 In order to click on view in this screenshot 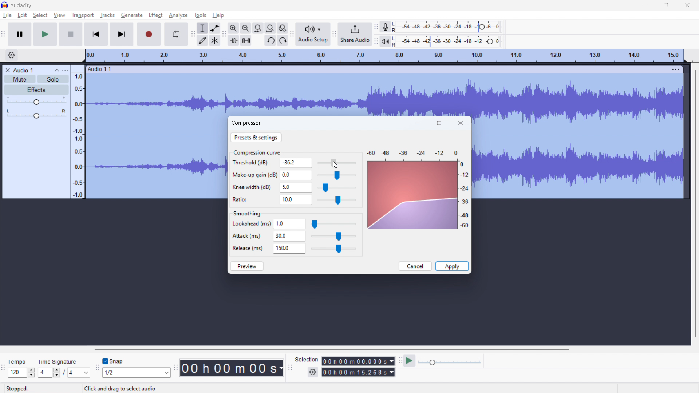, I will do `click(59, 15)`.